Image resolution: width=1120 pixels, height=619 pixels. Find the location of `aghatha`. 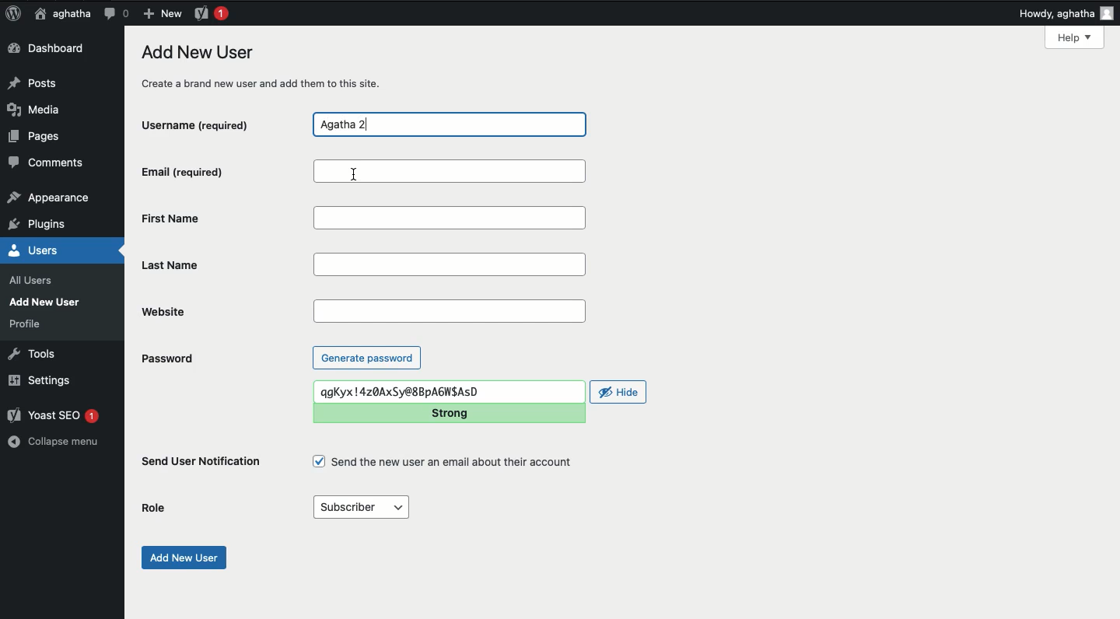

aghatha is located at coordinates (60, 13).